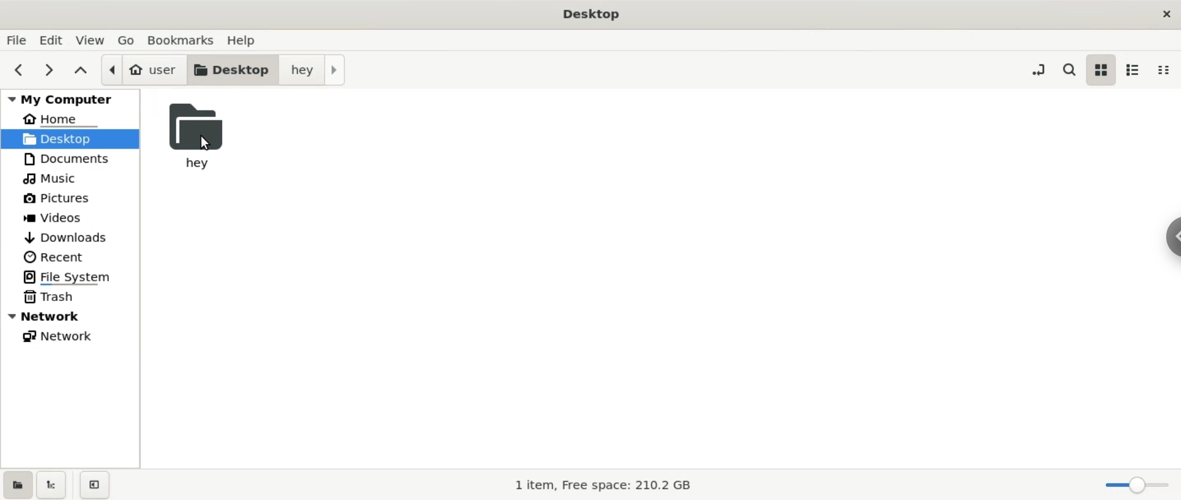 The height and width of the screenshot is (500, 1181). Describe the element at coordinates (70, 120) in the screenshot. I see `home` at that location.